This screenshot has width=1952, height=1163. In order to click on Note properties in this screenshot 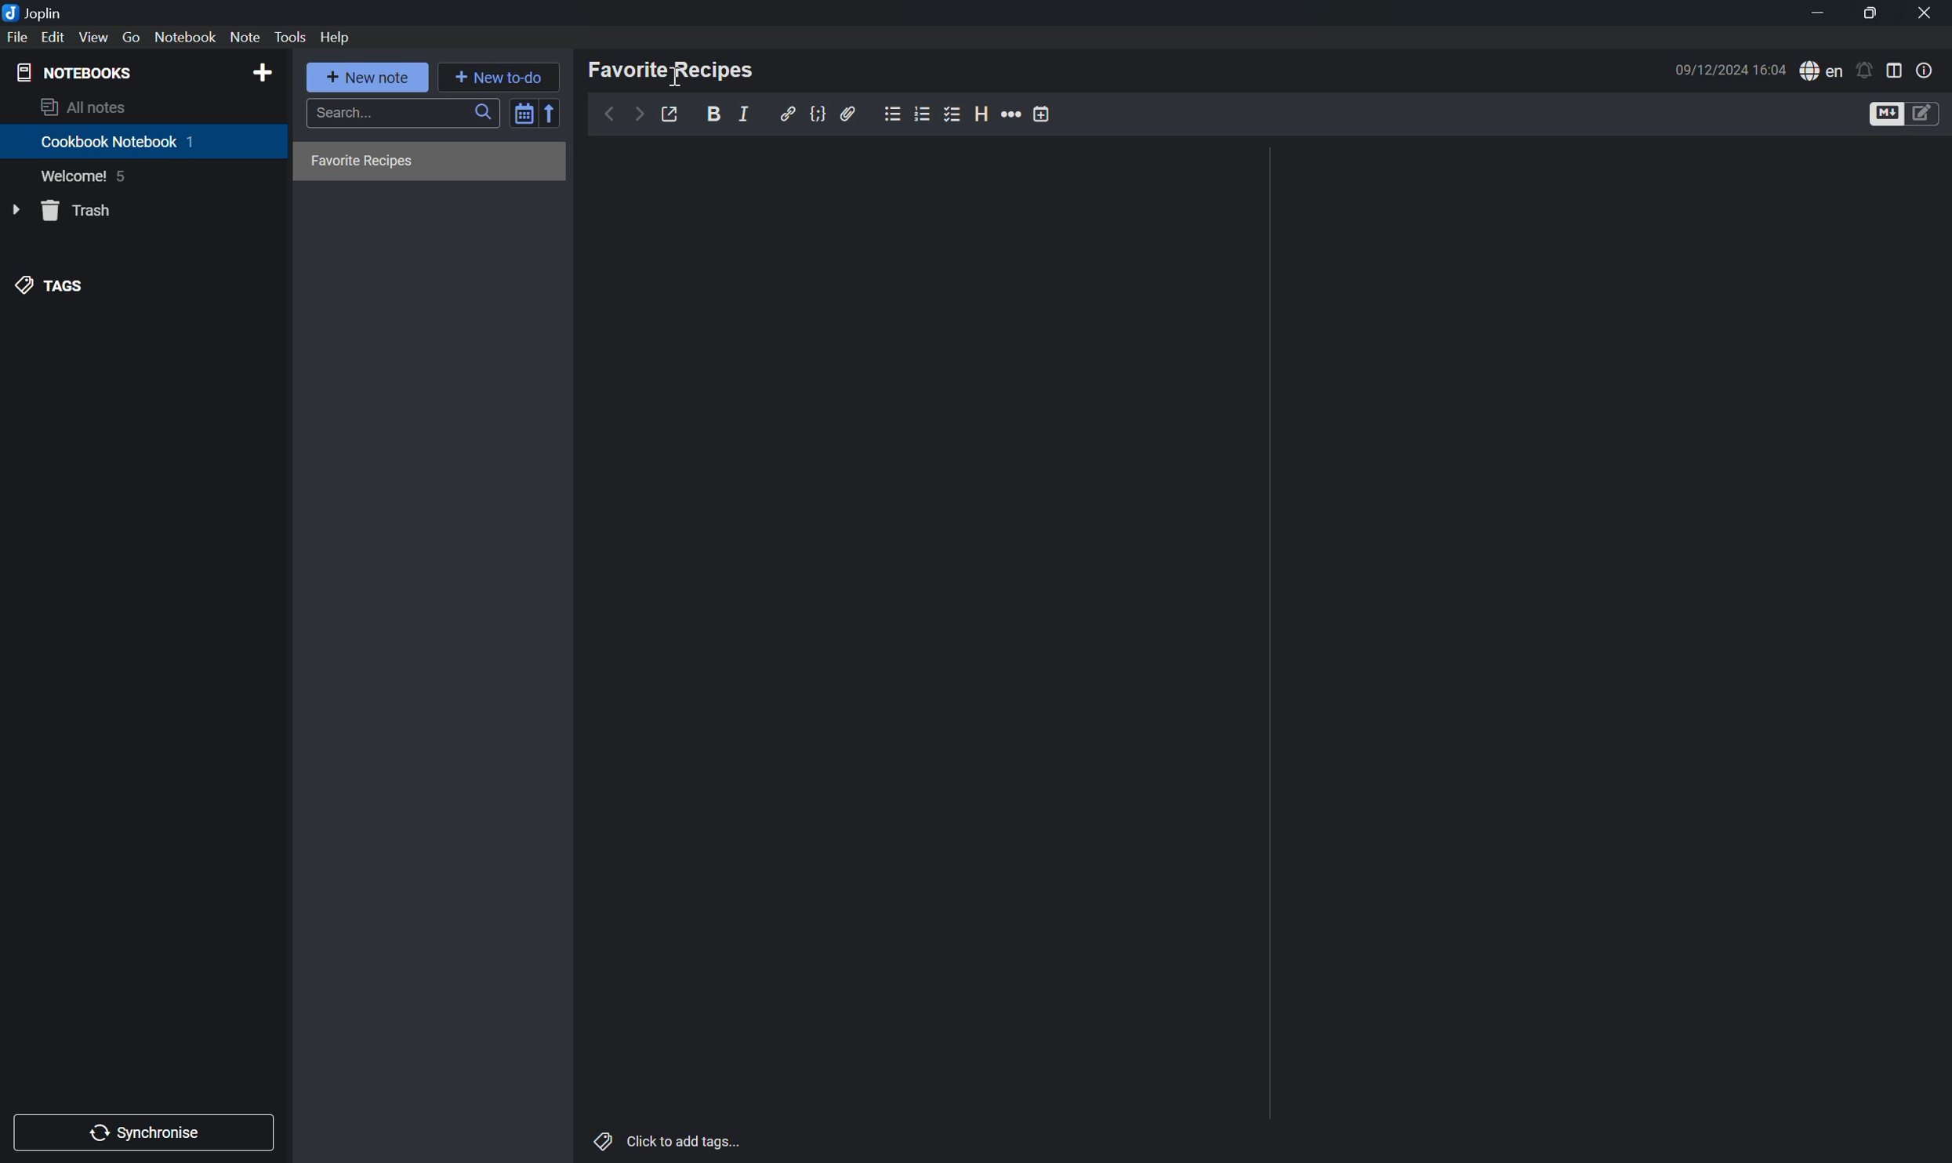, I will do `click(1927, 70)`.